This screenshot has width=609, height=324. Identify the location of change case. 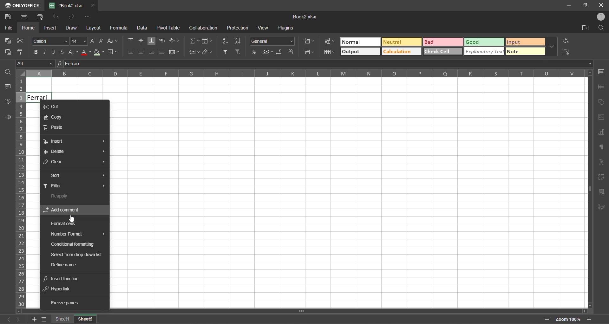
(112, 42).